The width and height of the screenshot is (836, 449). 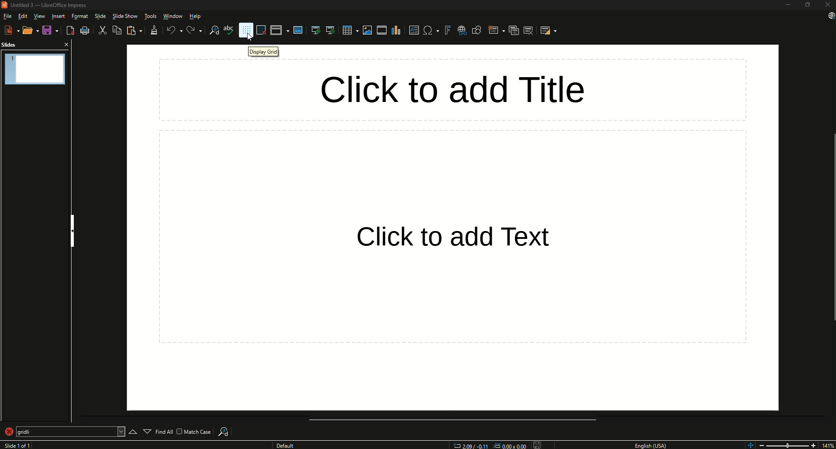 What do you see at coordinates (172, 16) in the screenshot?
I see `Window` at bounding box center [172, 16].